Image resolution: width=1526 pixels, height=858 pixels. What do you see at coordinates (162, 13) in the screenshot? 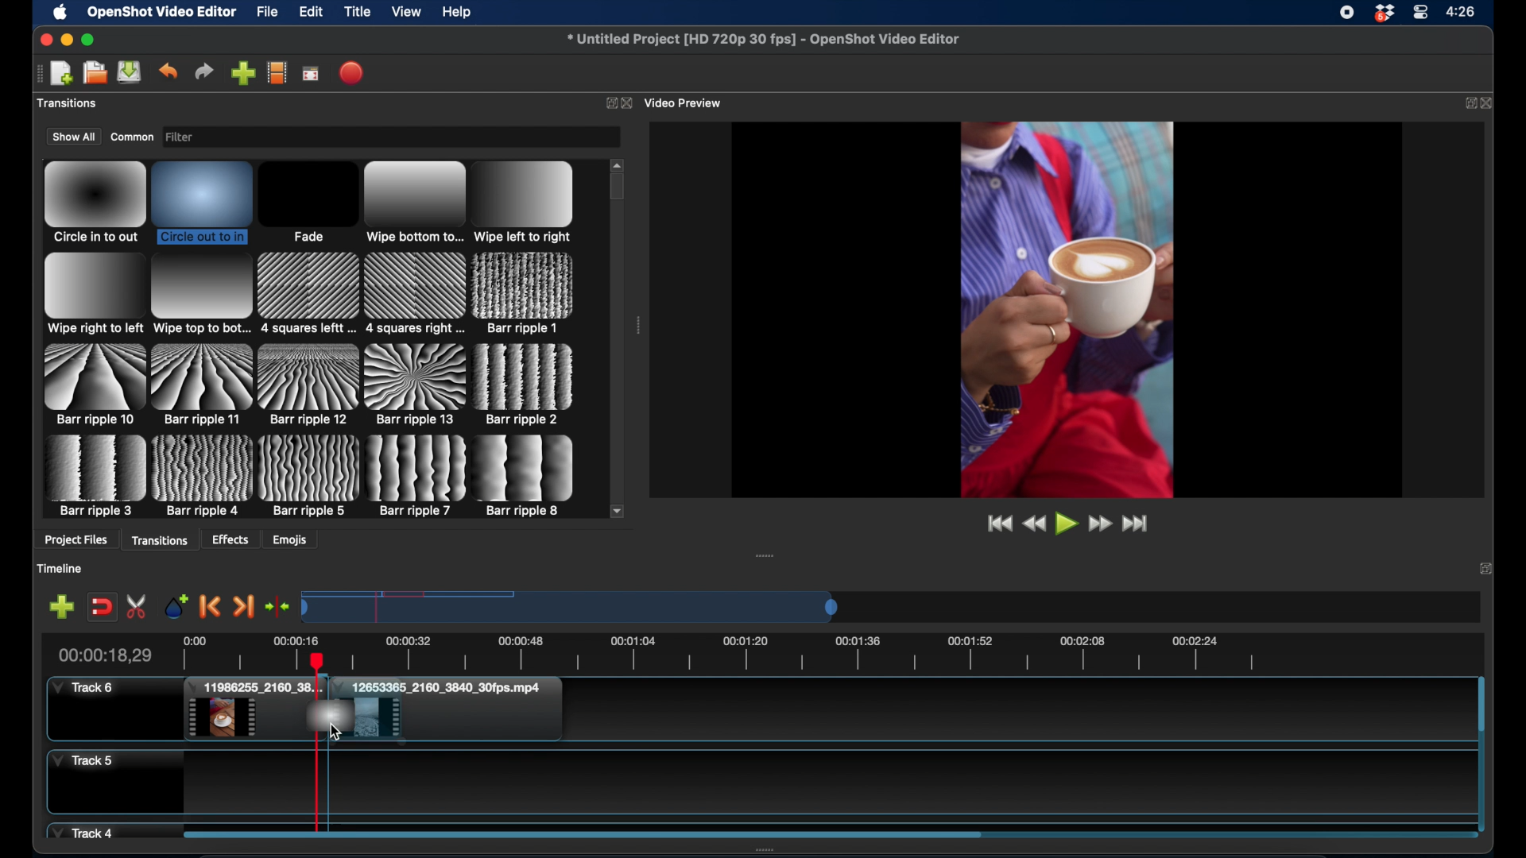
I see `openshot video editor` at bounding box center [162, 13].